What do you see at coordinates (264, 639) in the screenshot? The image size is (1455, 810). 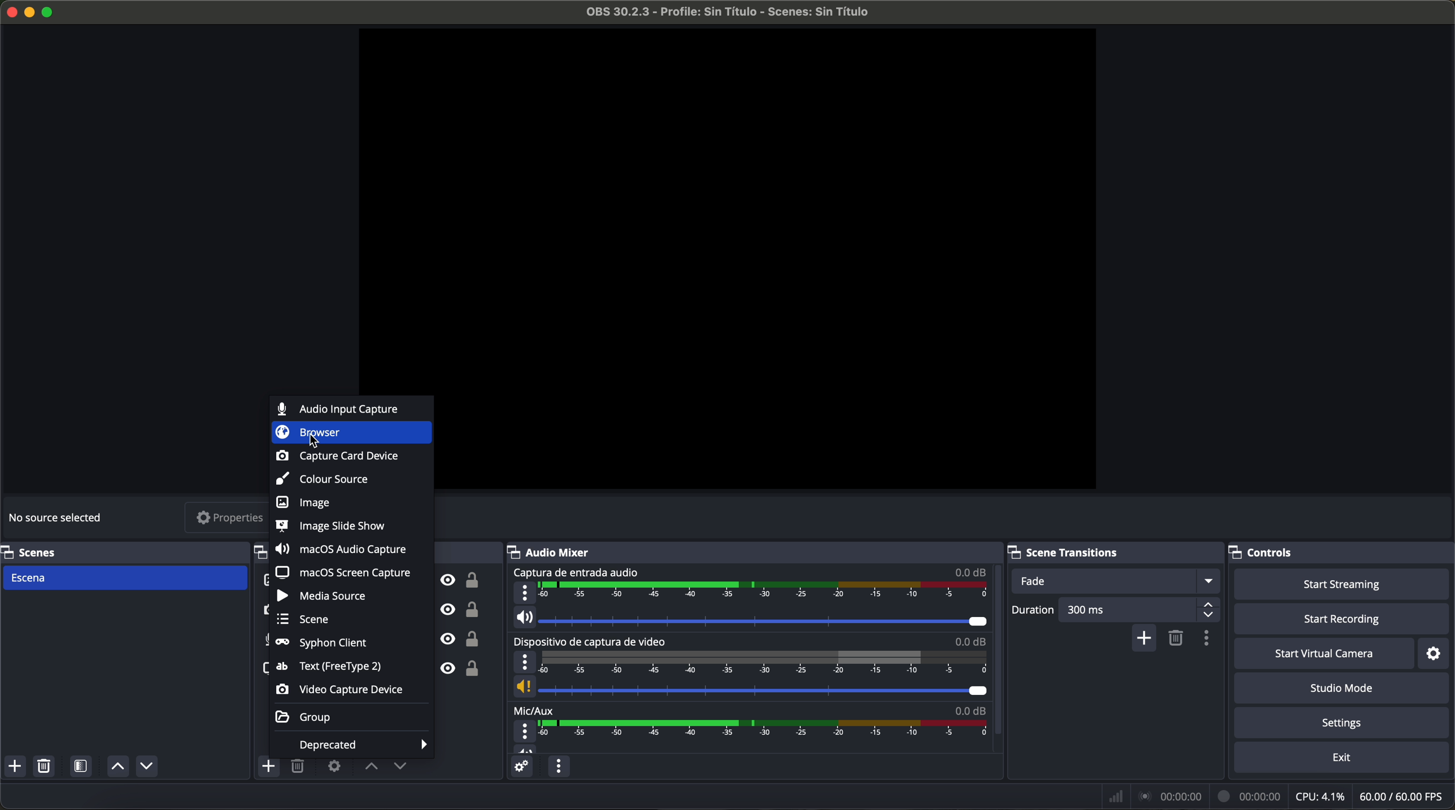 I see `audio input capture` at bounding box center [264, 639].